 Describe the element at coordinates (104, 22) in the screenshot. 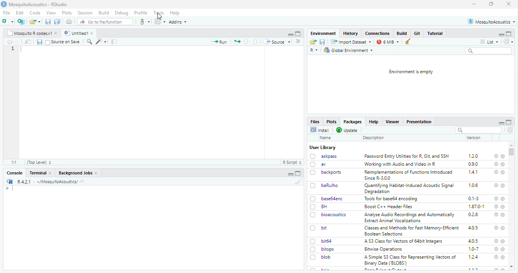

I see `Go to file/function` at that location.